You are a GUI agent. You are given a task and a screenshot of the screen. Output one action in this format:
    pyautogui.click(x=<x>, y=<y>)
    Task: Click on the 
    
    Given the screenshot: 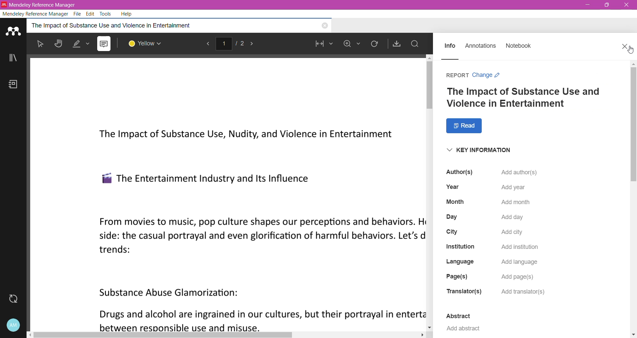 What is the action you would take?
    pyautogui.click(x=59, y=44)
    